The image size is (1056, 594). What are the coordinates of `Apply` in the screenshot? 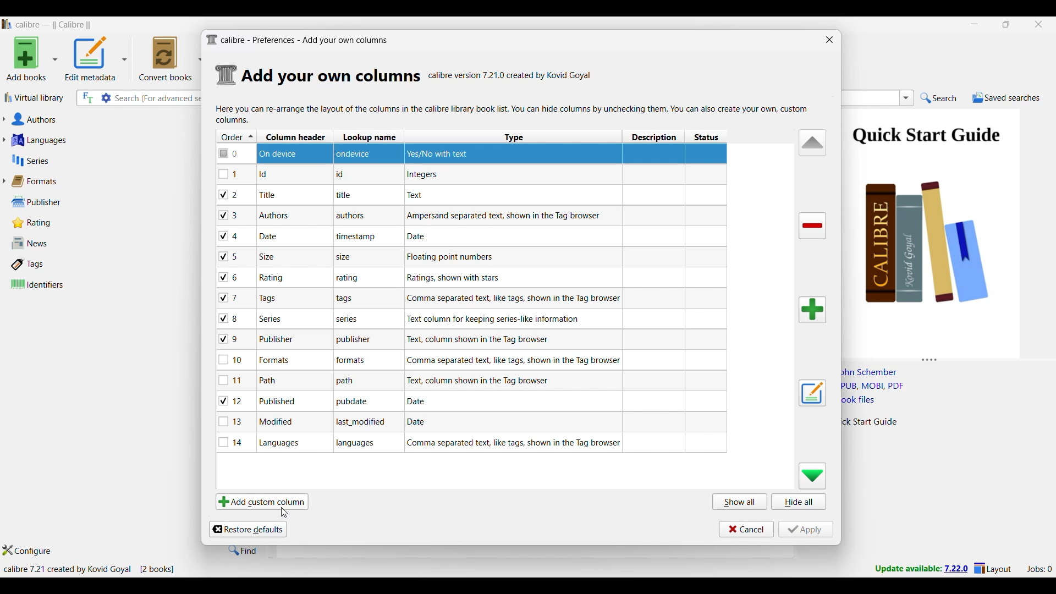 It's located at (806, 529).